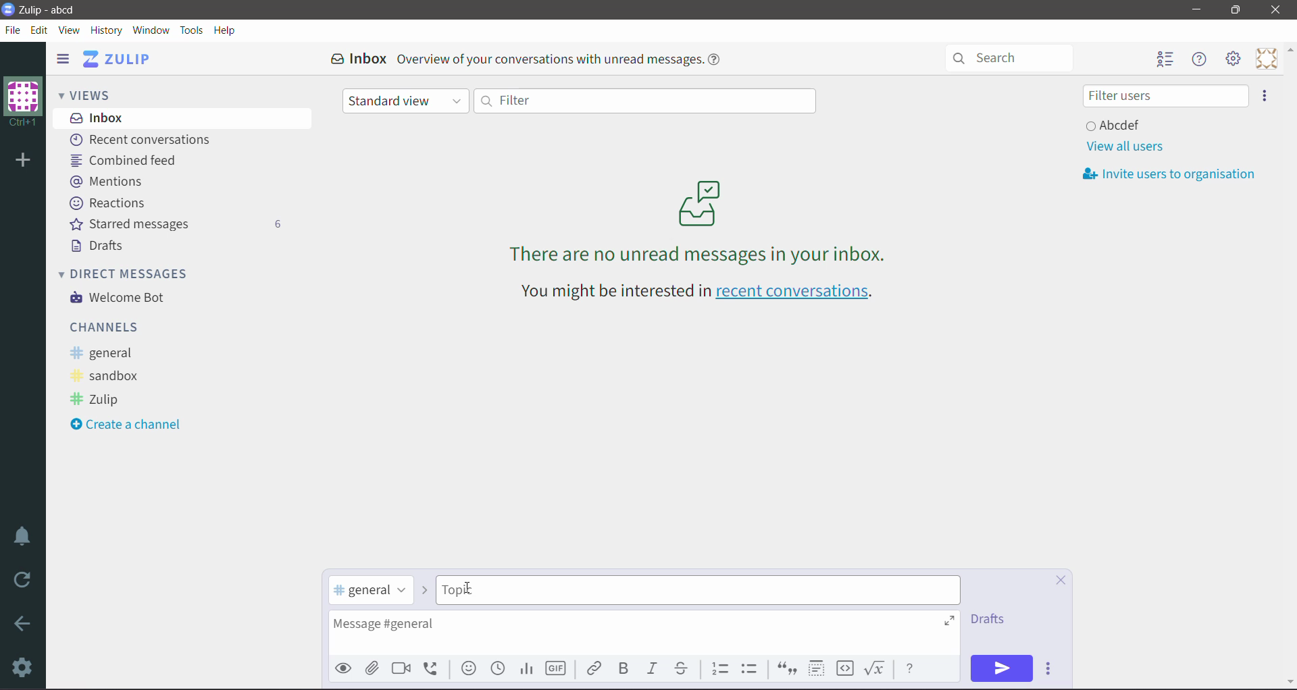 This screenshot has width=1297, height=690. What do you see at coordinates (699, 221) in the screenshot?
I see `There are no unread messages in your inbox` at bounding box center [699, 221].